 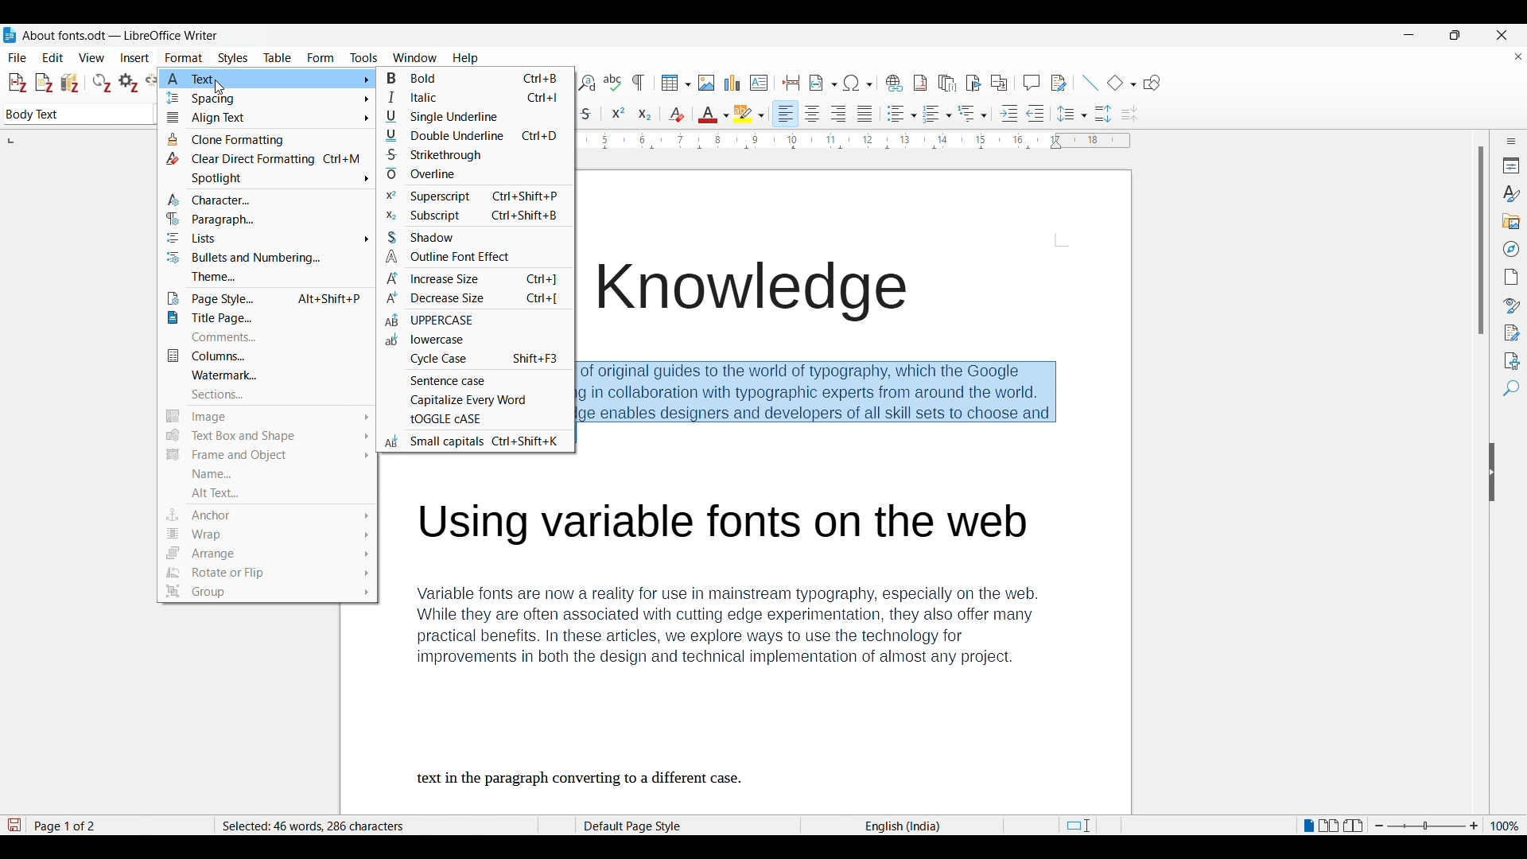 What do you see at coordinates (121, 36) in the screenshot?
I see `Project and software name` at bounding box center [121, 36].